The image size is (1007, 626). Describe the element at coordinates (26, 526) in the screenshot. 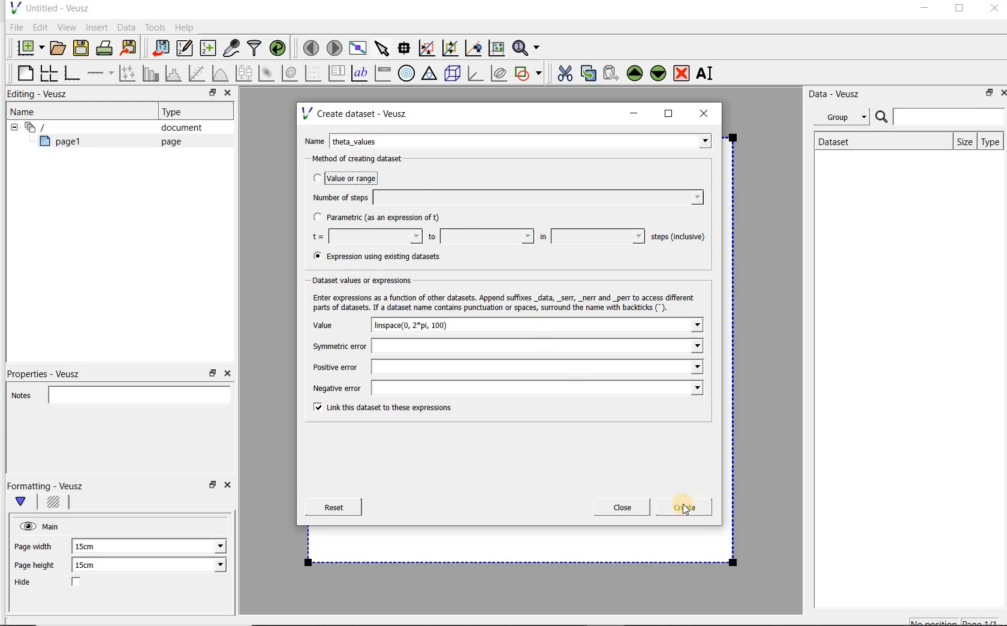

I see `visible (click to hide, set Hide to true)` at that location.